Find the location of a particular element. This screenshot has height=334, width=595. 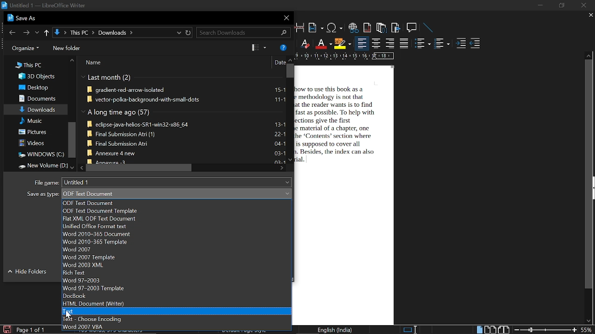

move left is located at coordinates (81, 168).